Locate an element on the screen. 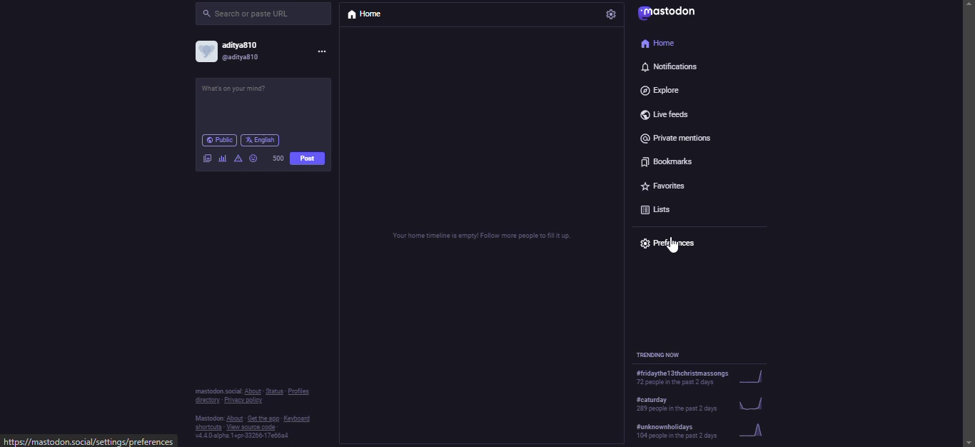  trending is located at coordinates (662, 353).